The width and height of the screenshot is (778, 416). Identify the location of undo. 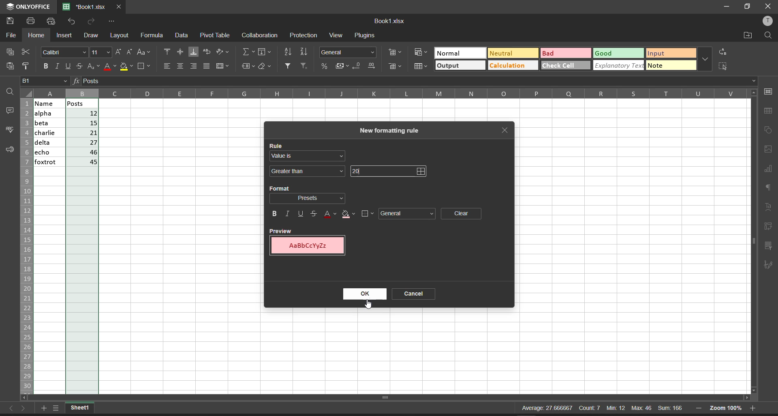
(72, 21).